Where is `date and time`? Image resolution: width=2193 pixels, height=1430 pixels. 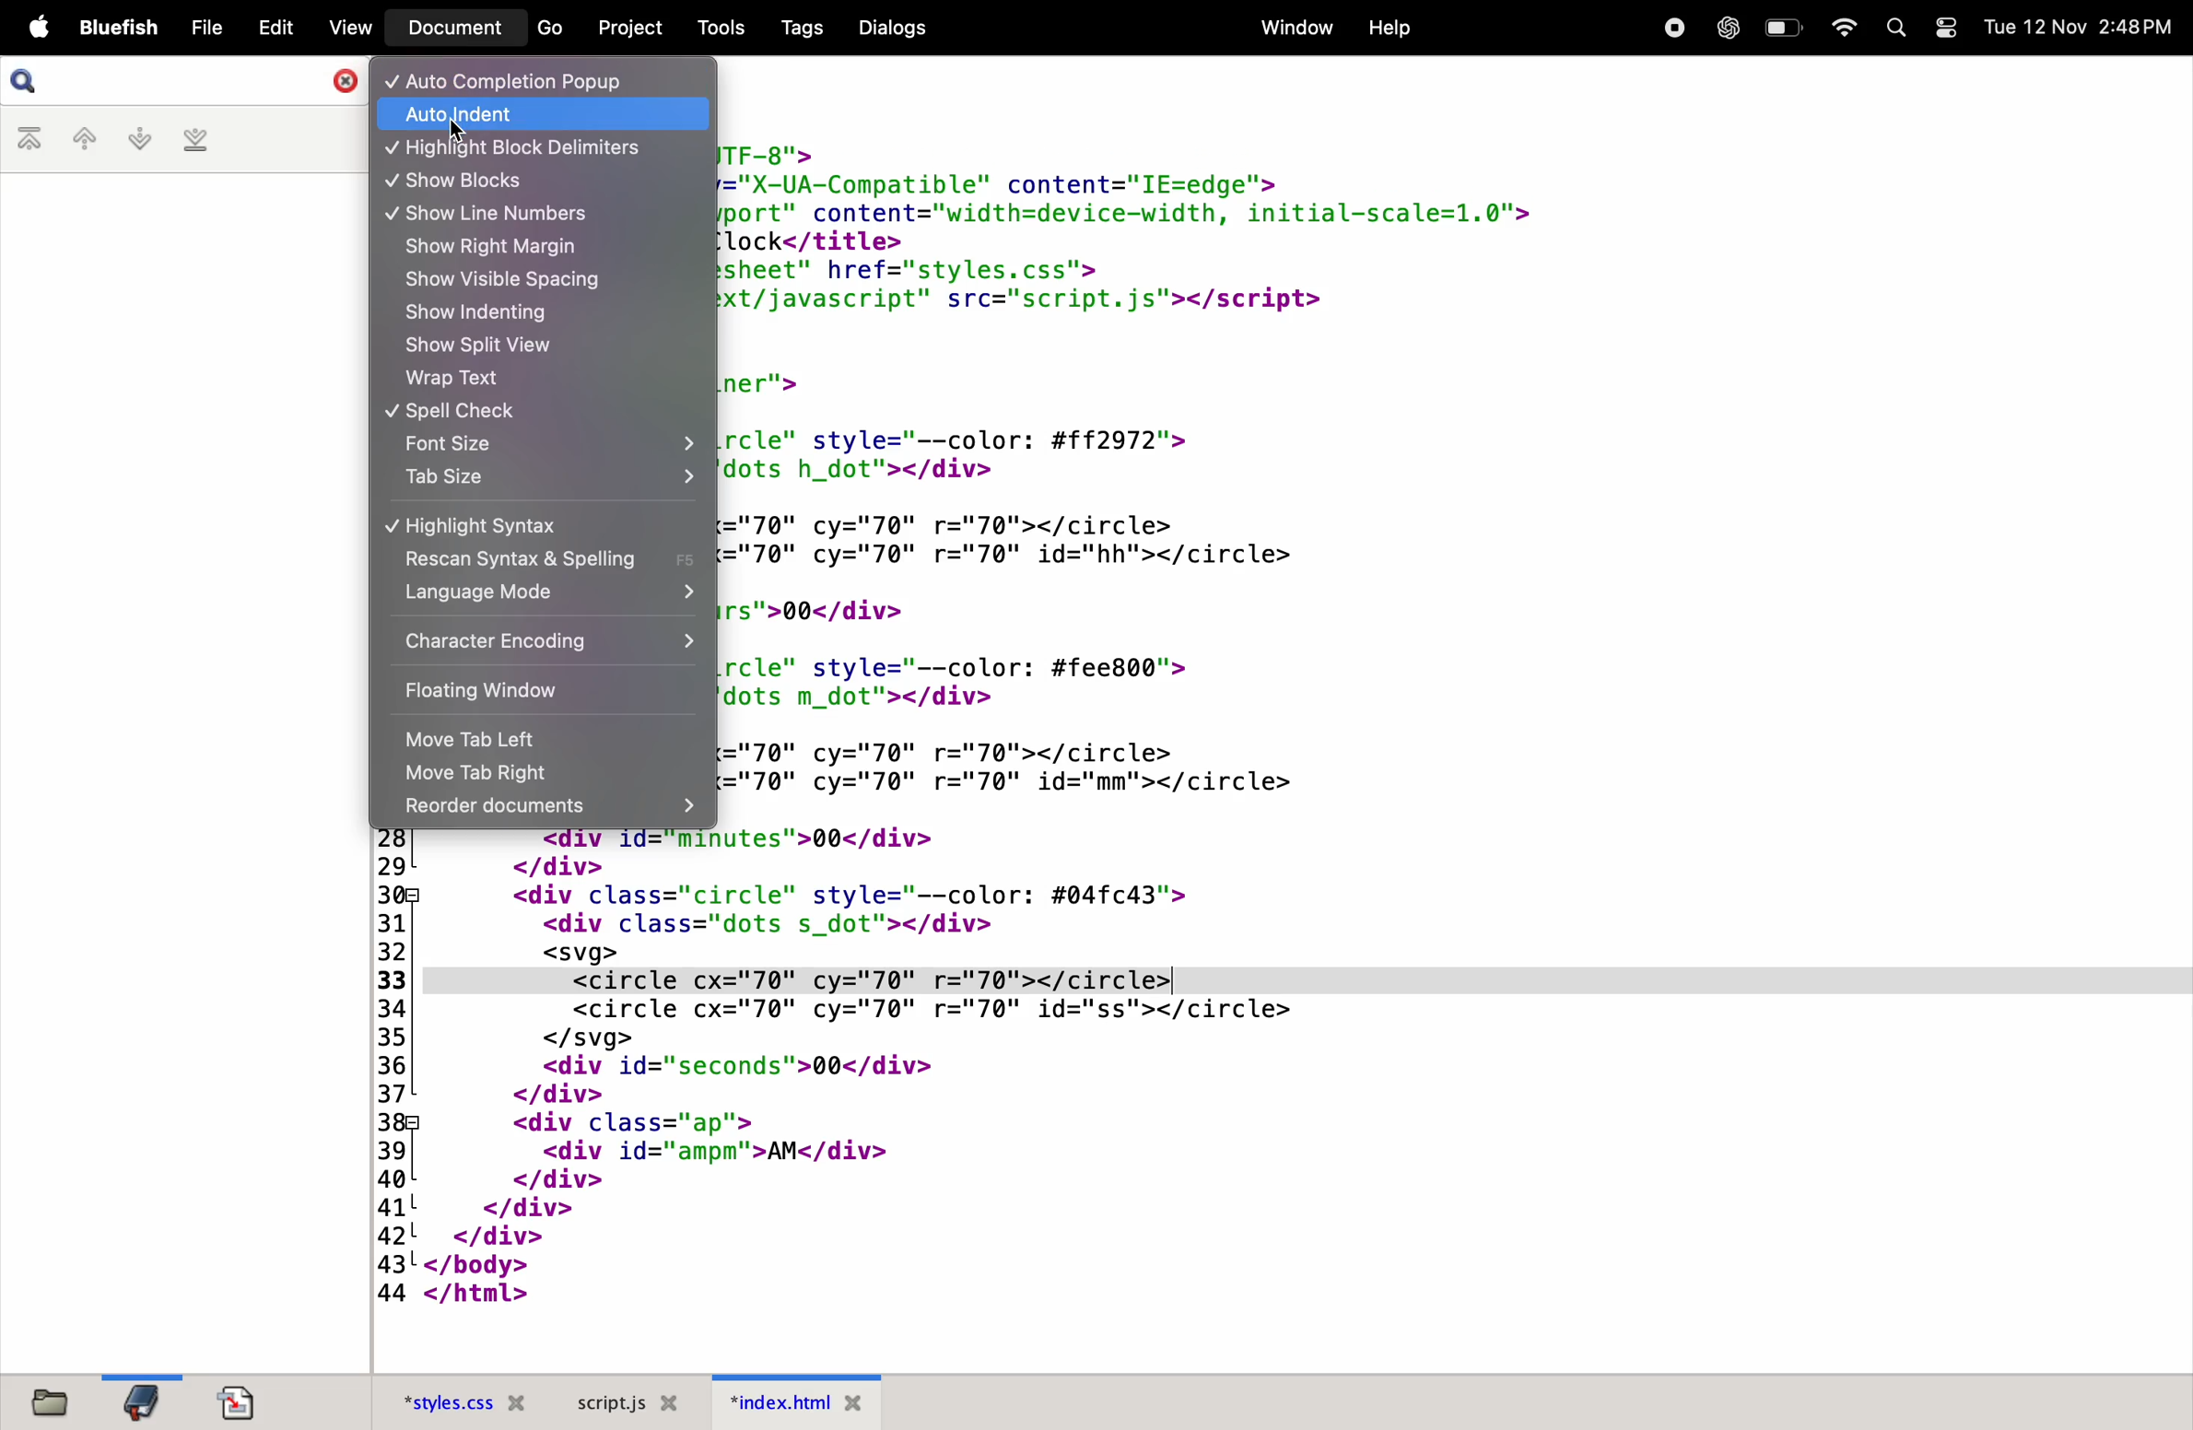
date and time is located at coordinates (2082, 25).